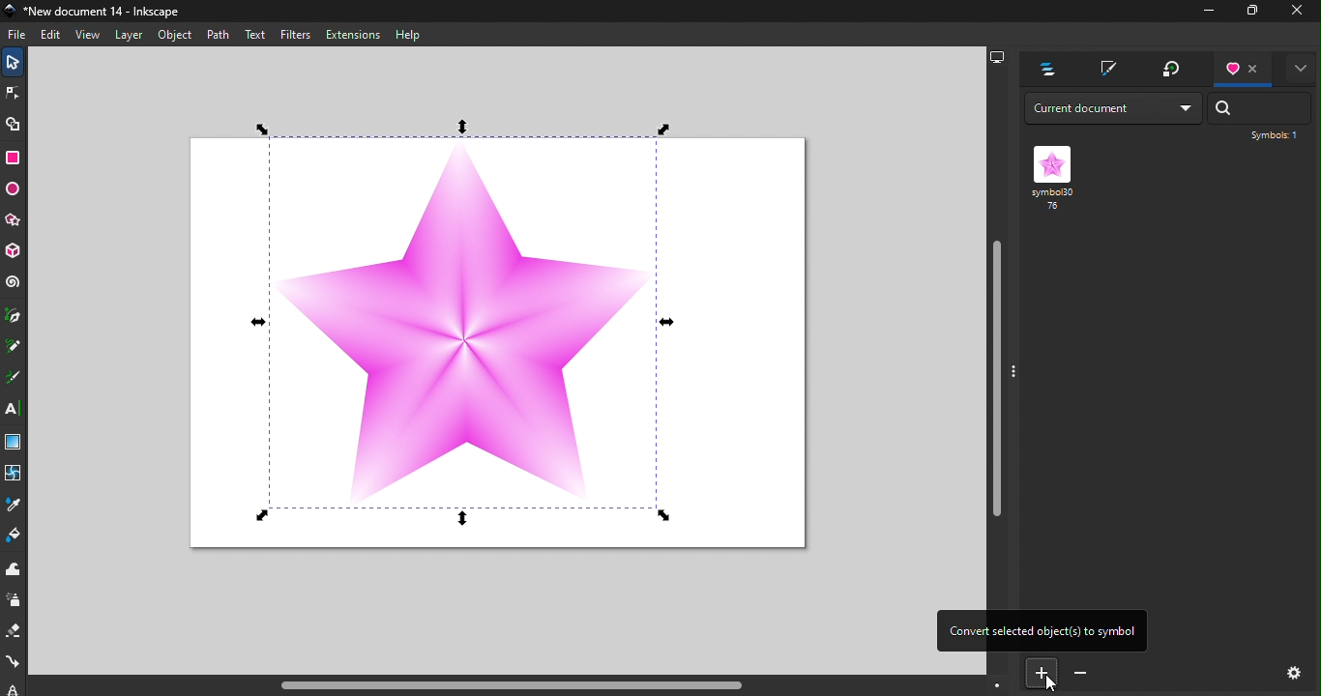 Image resolution: width=1321 pixels, height=696 pixels. What do you see at coordinates (1285, 671) in the screenshot?
I see `Settings` at bounding box center [1285, 671].